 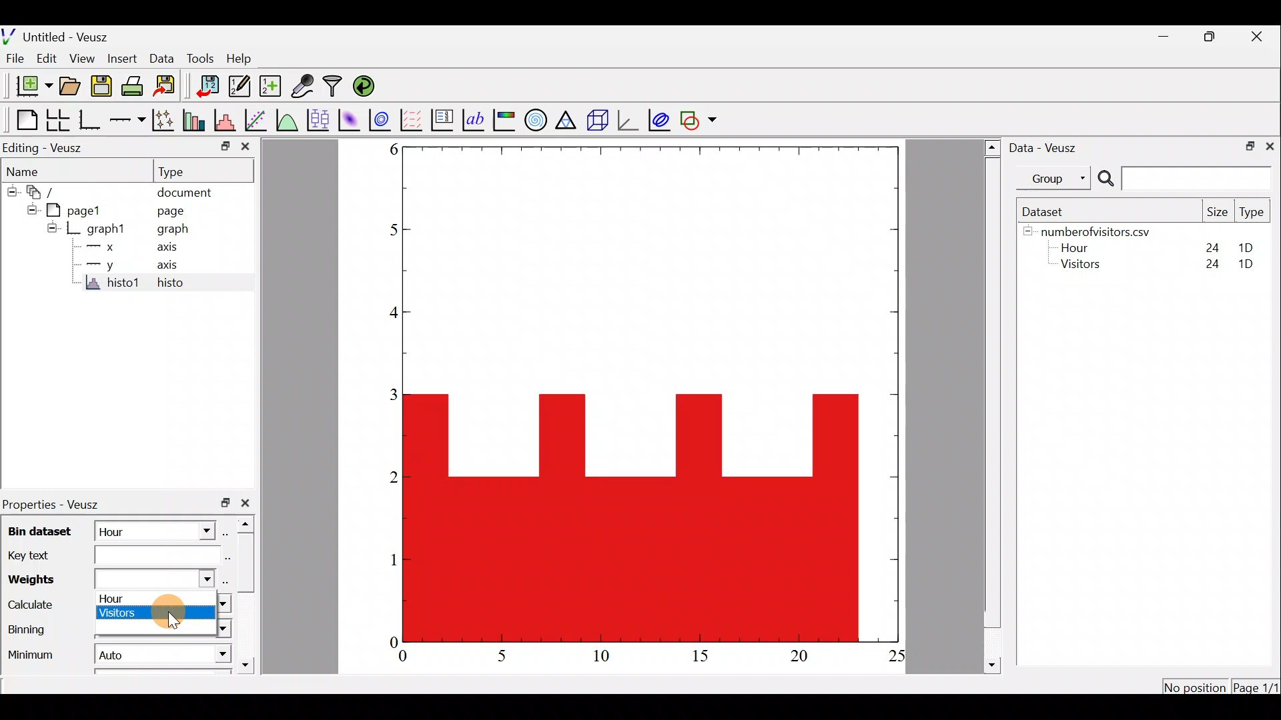 I want to click on View, so click(x=83, y=58).